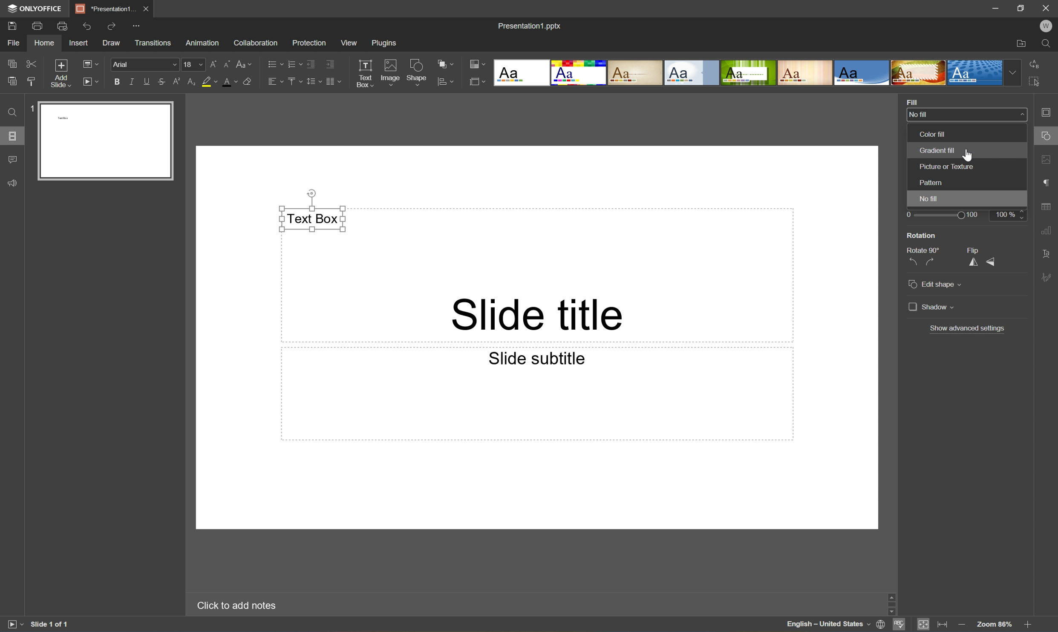 This screenshot has width=1058, height=632. What do you see at coordinates (35, 9) in the screenshot?
I see `ONLYOFFICE` at bounding box center [35, 9].